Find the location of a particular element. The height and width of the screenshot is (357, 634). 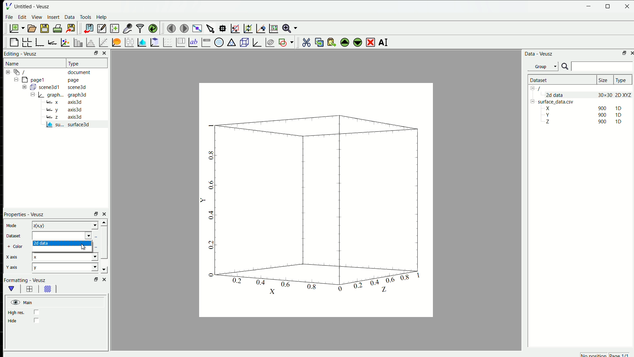

View is located at coordinates (37, 17).